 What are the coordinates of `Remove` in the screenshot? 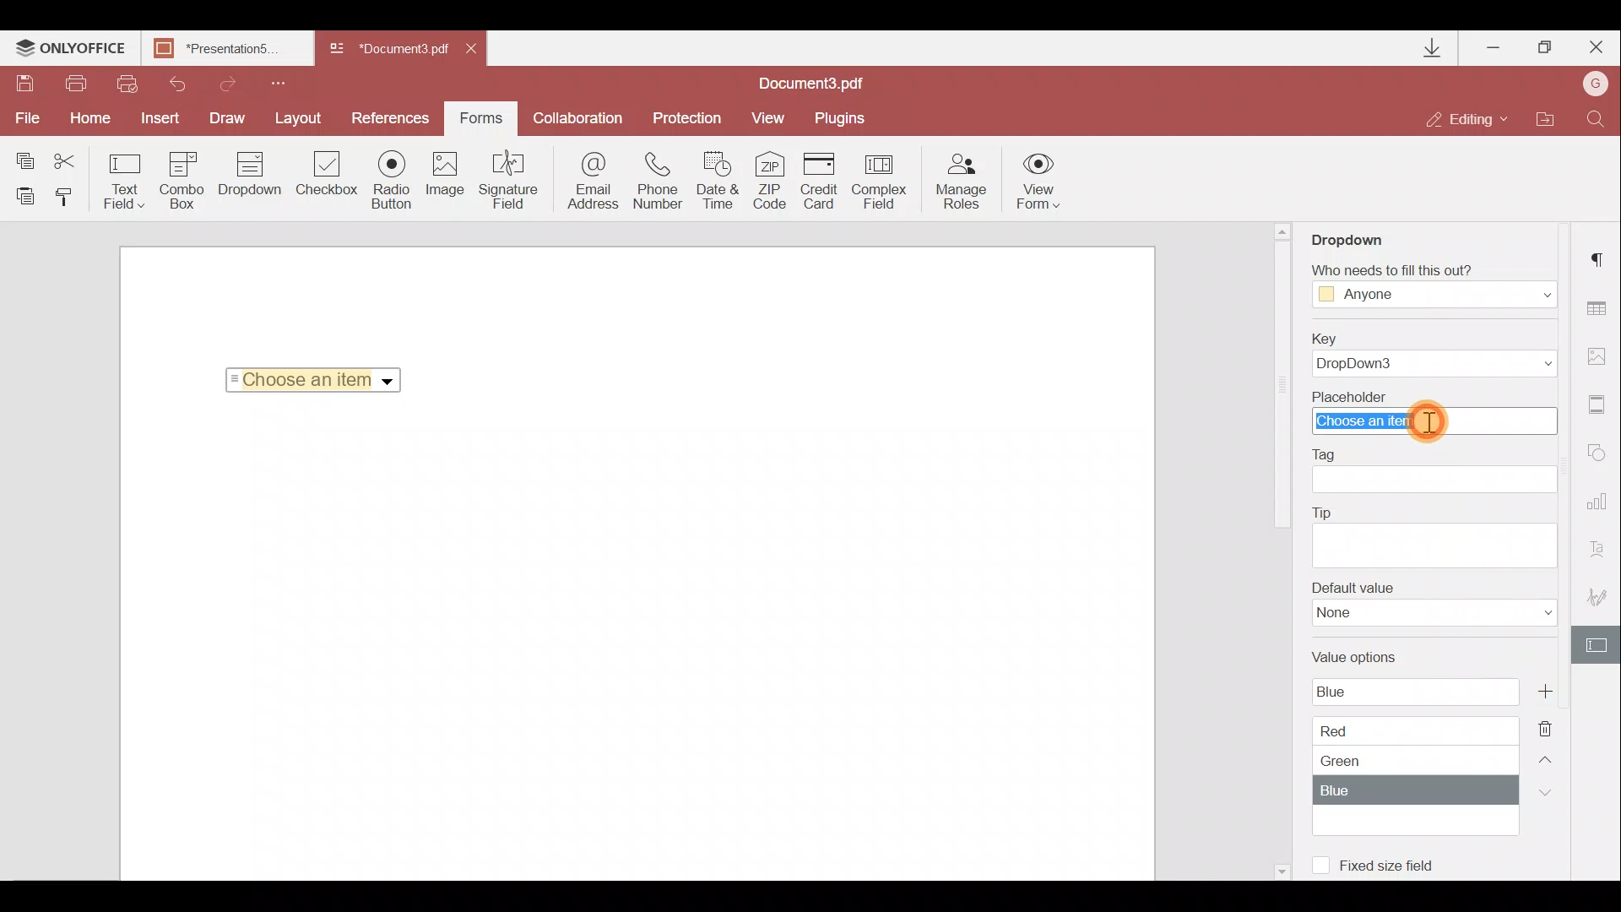 It's located at (1549, 724).